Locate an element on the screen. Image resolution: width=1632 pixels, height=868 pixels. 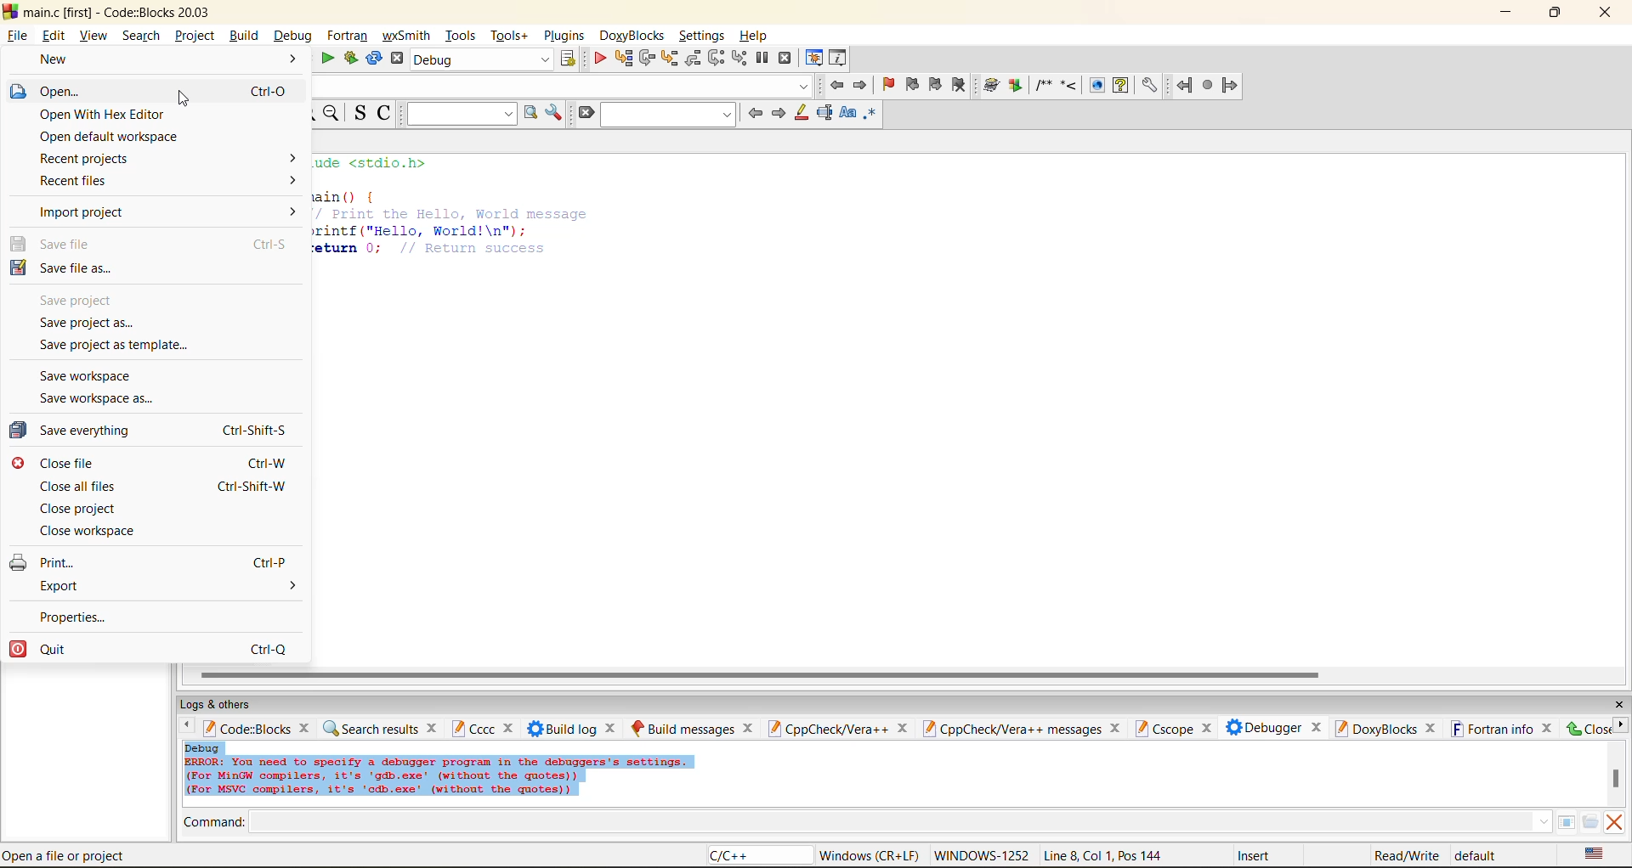
logo is located at coordinates (10, 10).